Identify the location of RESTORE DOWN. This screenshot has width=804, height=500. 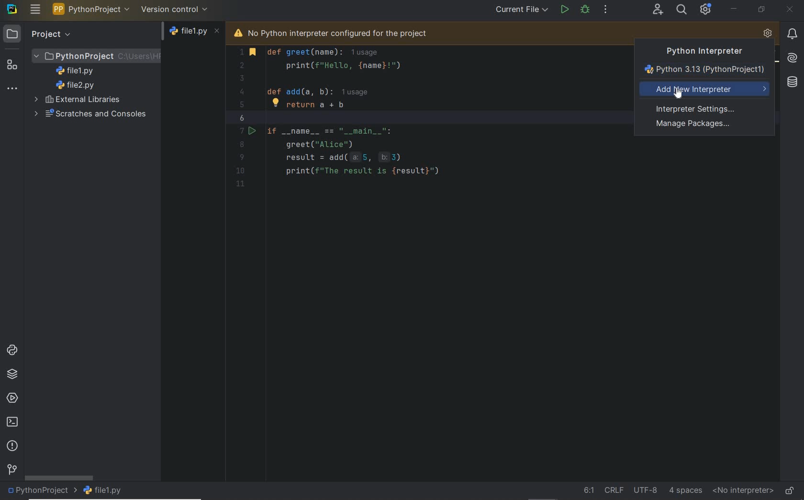
(761, 9).